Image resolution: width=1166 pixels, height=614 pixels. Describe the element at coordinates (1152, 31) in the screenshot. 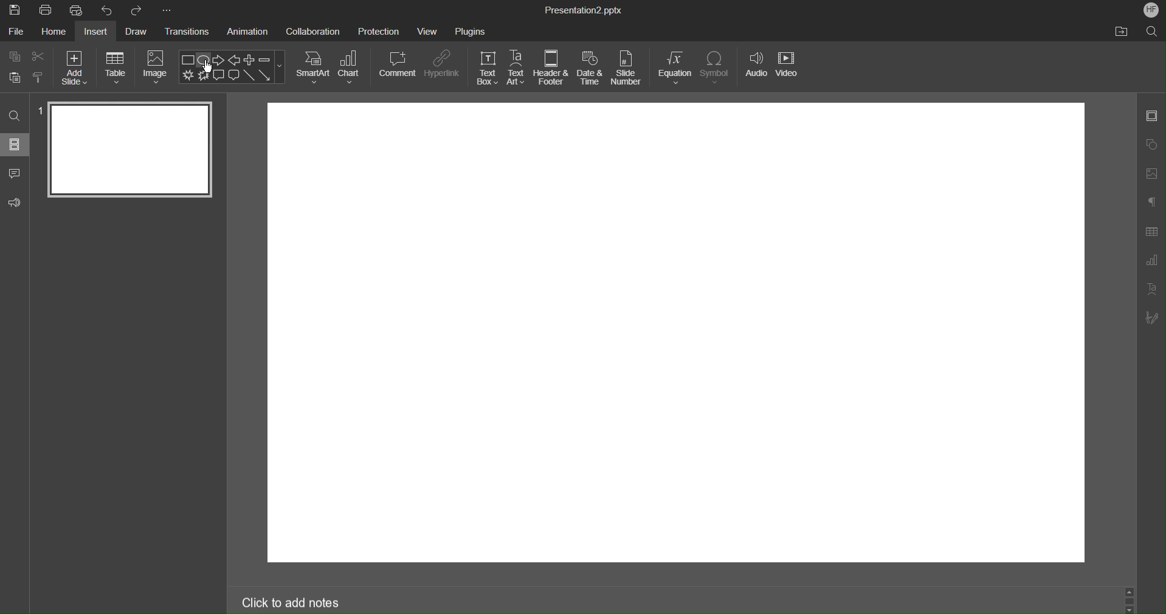

I see `Search` at that location.